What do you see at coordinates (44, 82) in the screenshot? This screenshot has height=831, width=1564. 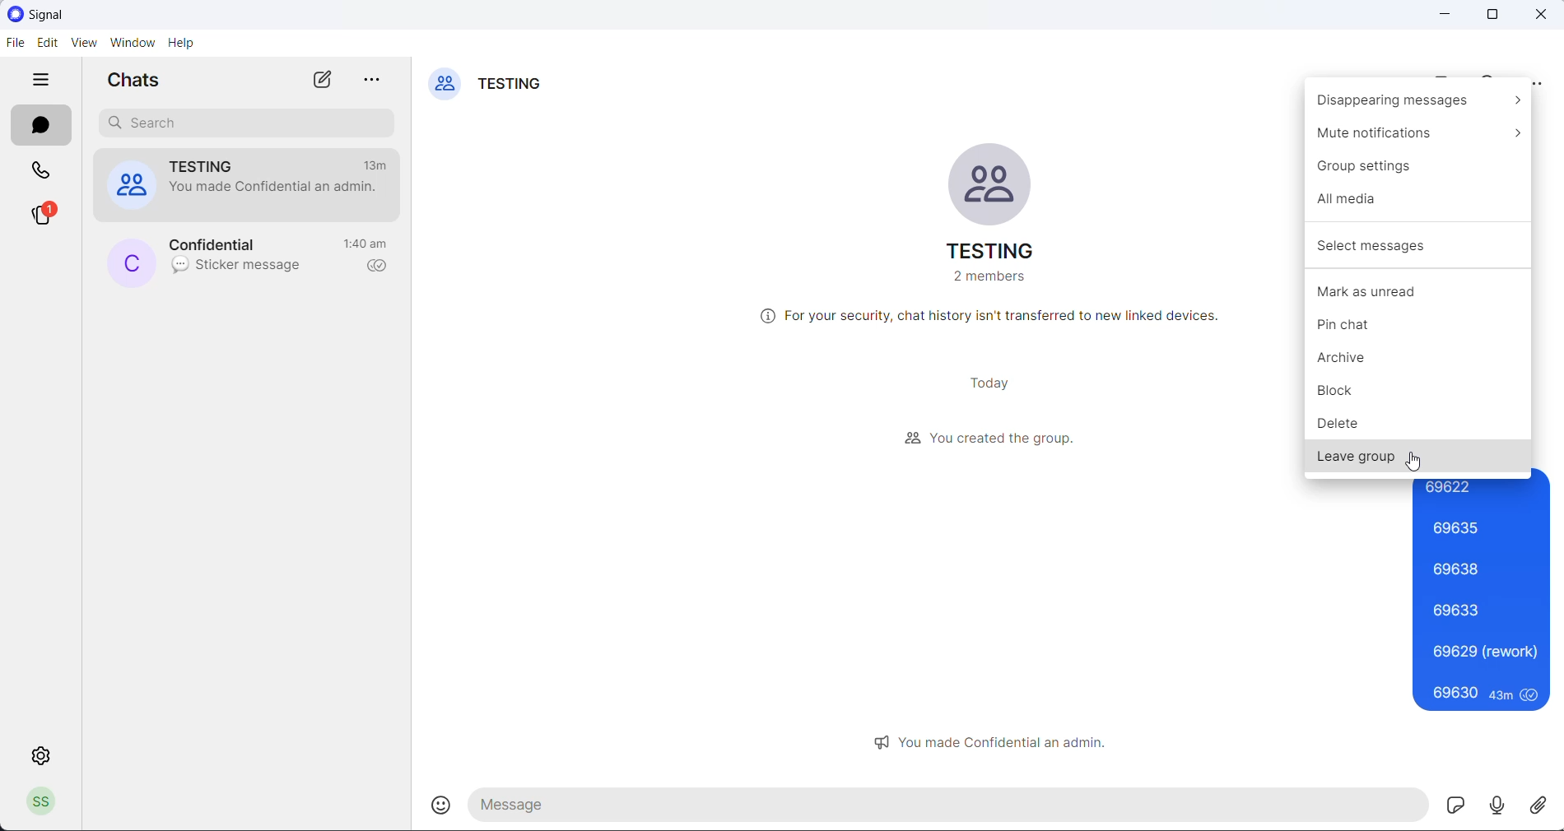 I see `hide tabs` at bounding box center [44, 82].